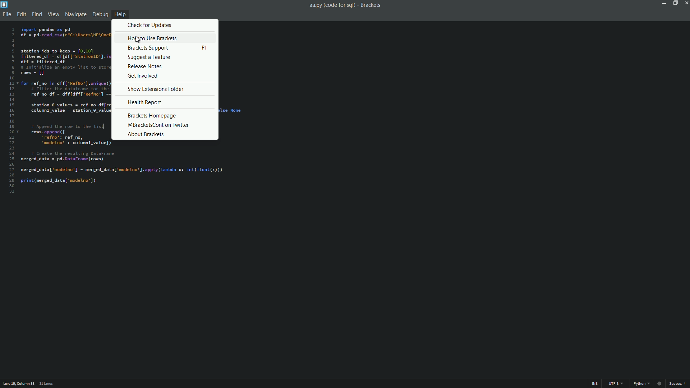 The image size is (690, 388). What do you see at coordinates (151, 116) in the screenshot?
I see `brackets homepage` at bounding box center [151, 116].